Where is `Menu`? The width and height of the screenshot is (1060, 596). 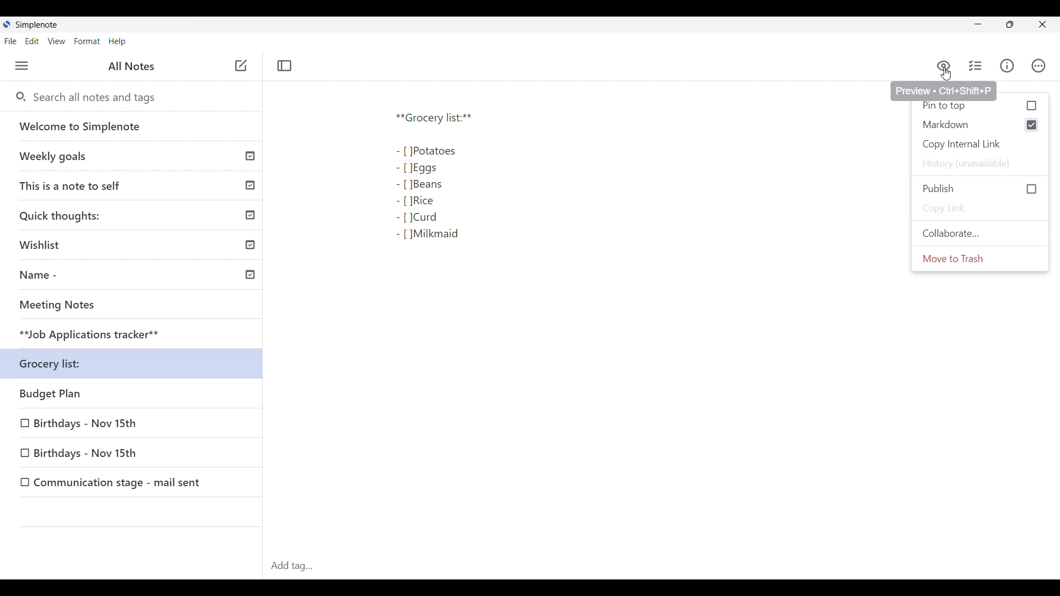 Menu is located at coordinates (22, 66).